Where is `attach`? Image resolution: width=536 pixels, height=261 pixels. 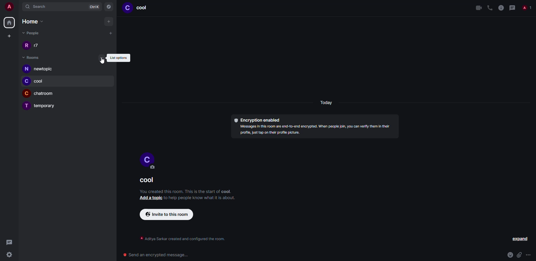 attach is located at coordinates (520, 255).